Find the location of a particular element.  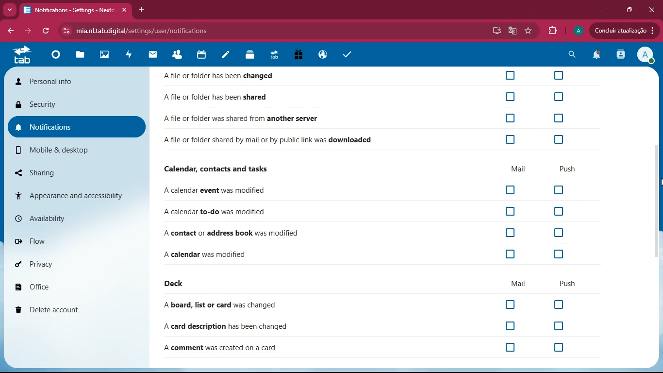

google translate is located at coordinates (511, 32).